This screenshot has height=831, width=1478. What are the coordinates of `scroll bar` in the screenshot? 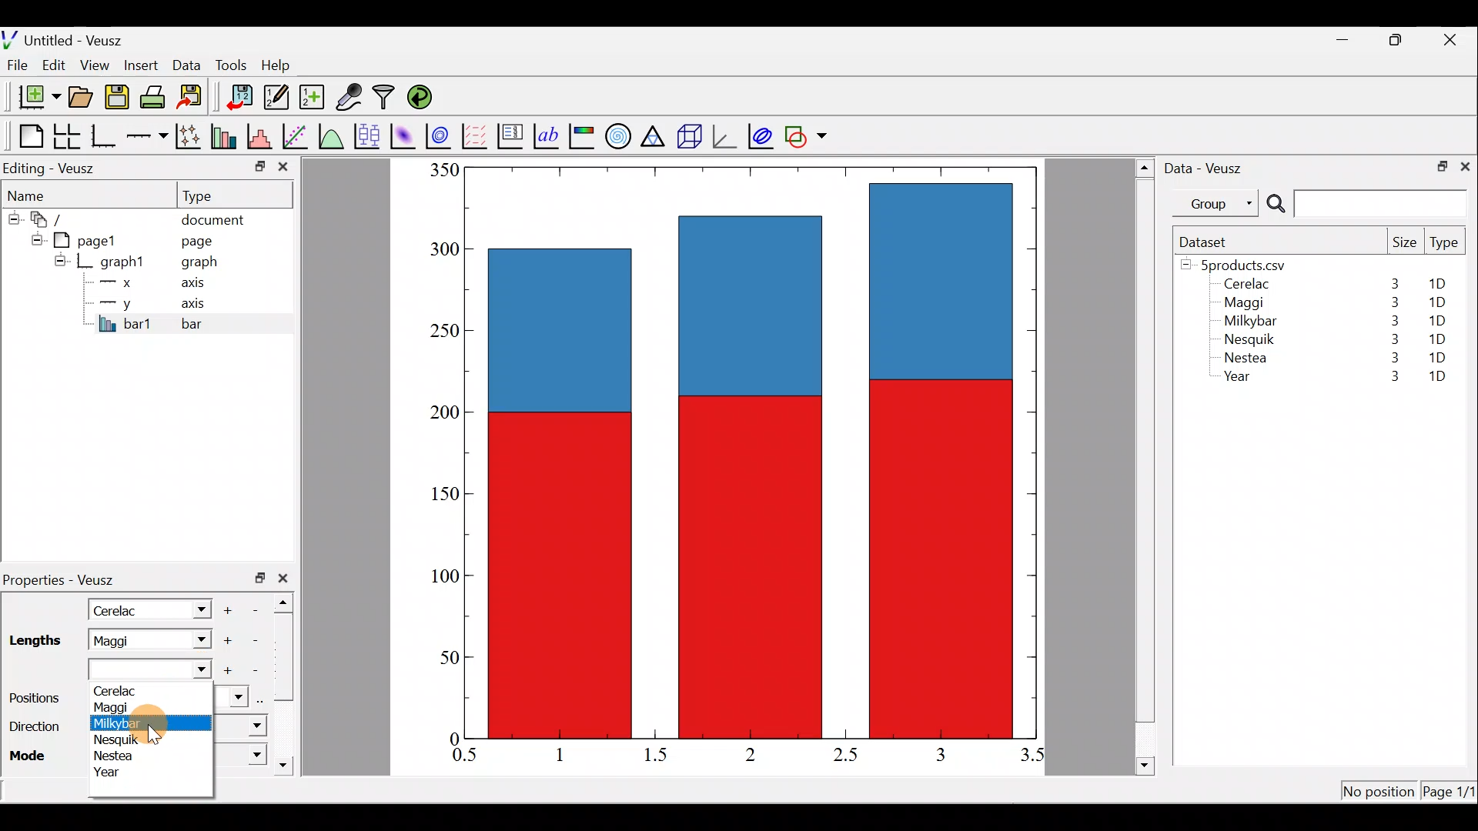 It's located at (288, 680).